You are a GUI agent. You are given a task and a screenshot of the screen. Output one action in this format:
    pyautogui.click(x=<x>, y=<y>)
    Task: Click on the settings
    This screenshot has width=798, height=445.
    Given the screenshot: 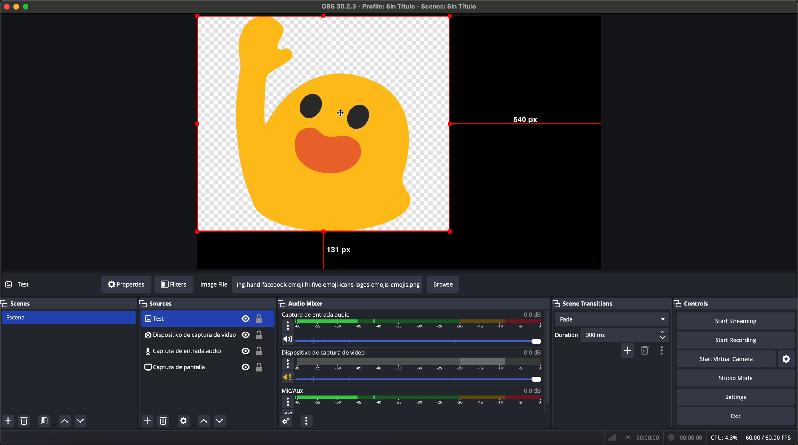 What is the action you would take?
    pyautogui.click(x=789, y=358)
    